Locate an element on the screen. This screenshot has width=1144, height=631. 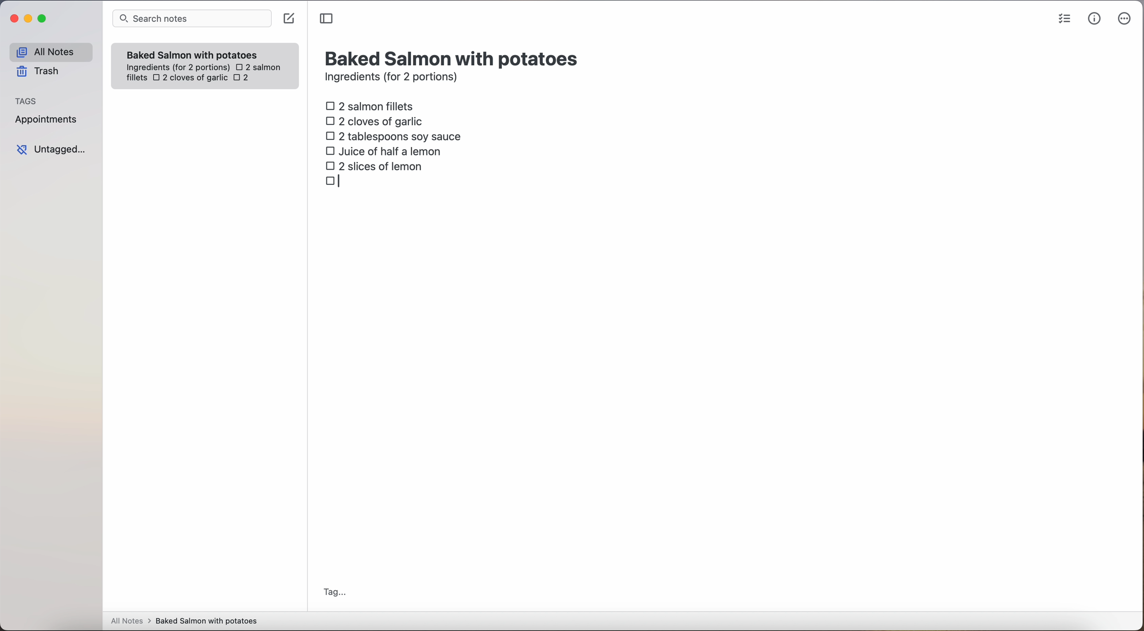
juice of half a lemon is located at coordinates (386, 151).